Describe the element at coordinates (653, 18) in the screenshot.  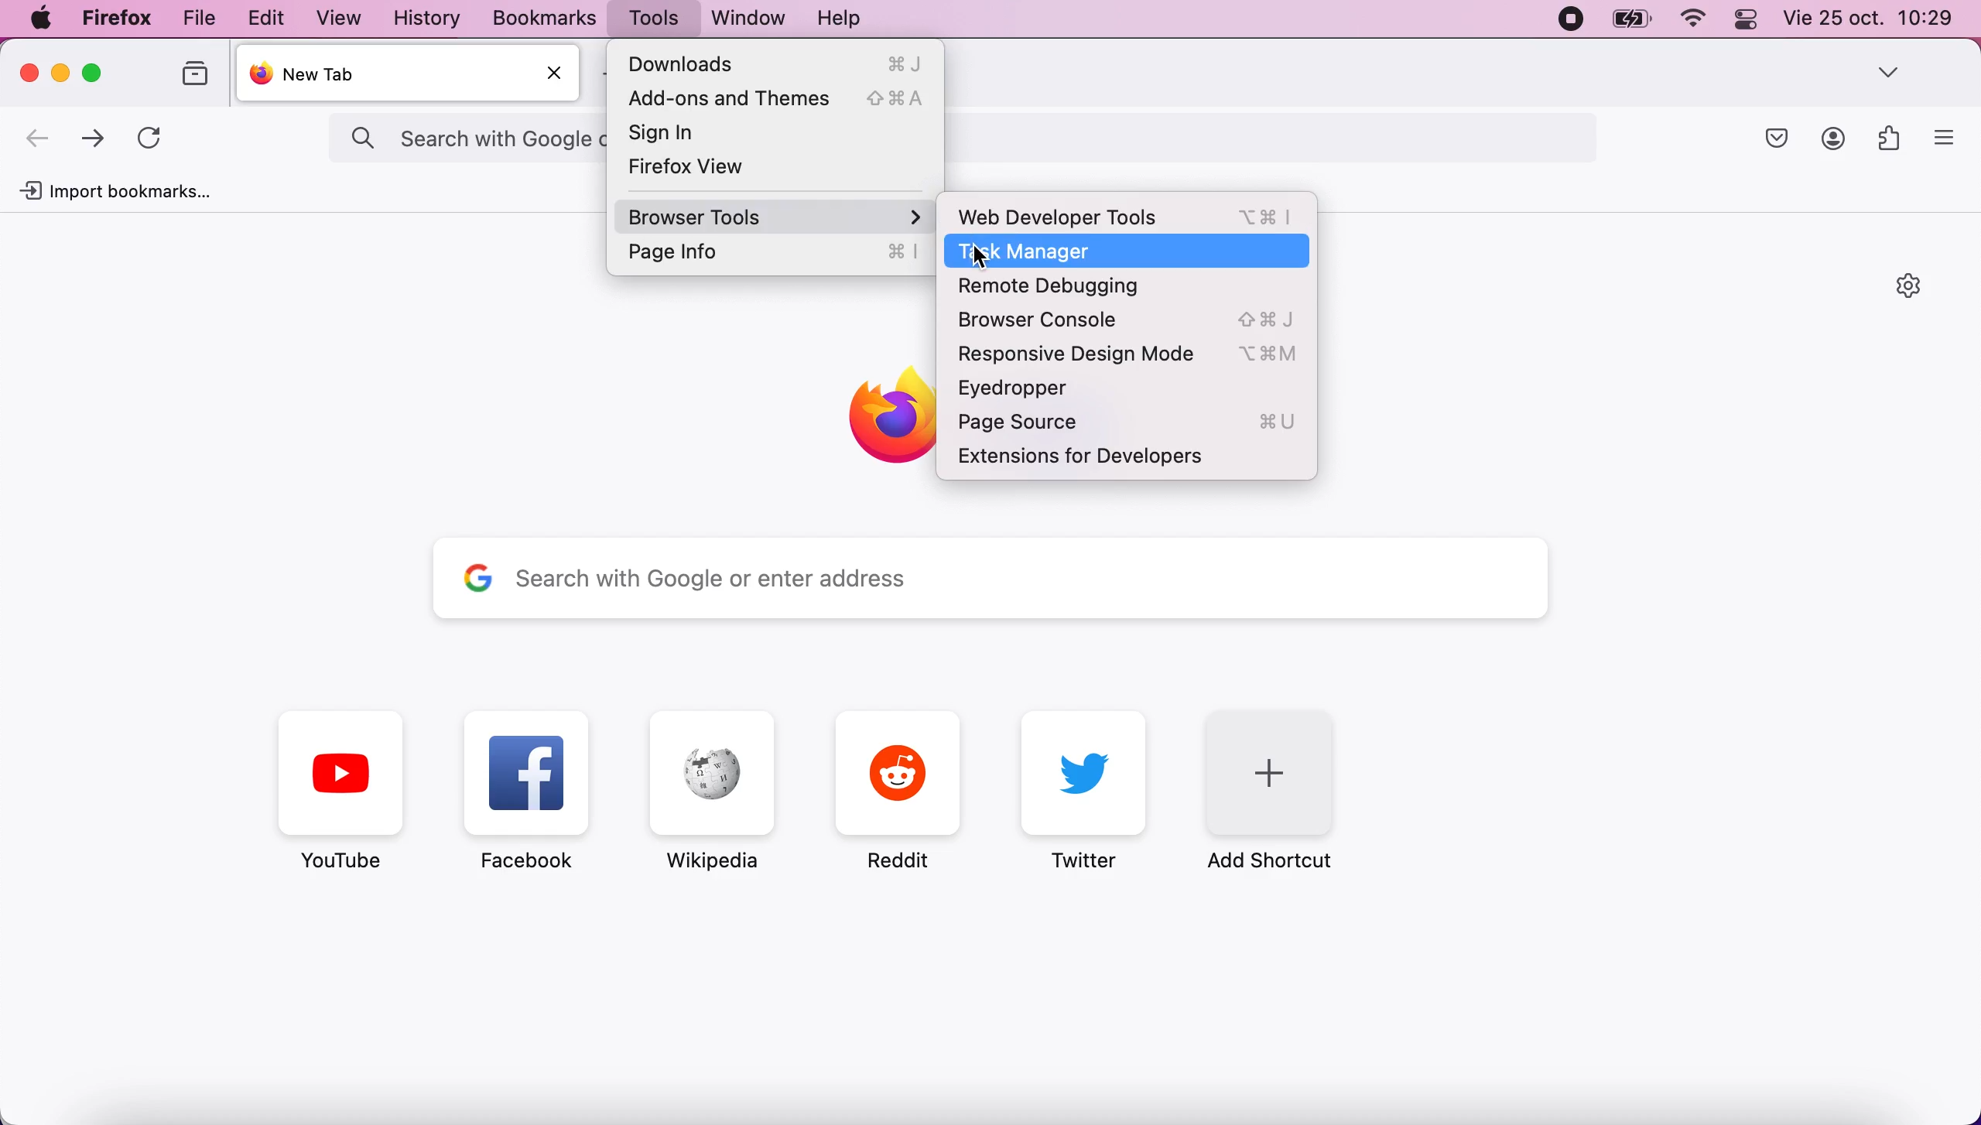
I see `Tools` at that location.